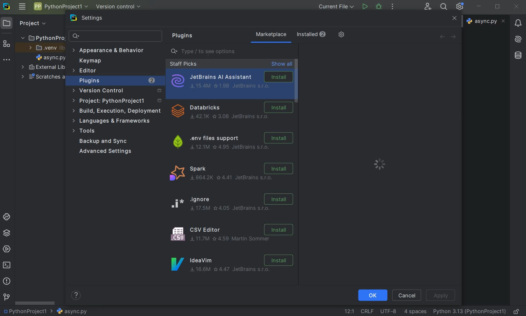 This screenshot has height=316, width=526. I want to click on type/ to see options, so click(230, 51).